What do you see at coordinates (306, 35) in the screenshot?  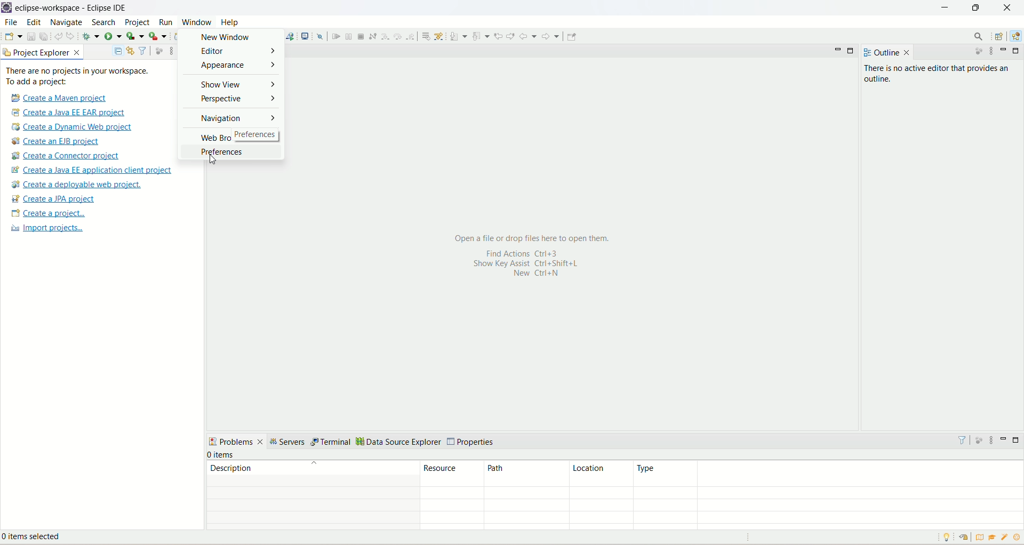 I see `open a terminal` at bounding box center [306, 35].